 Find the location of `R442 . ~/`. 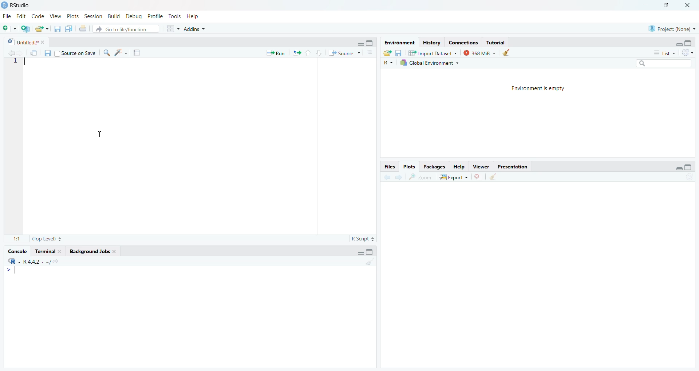

R442 . ~/ is located at coordinates (29, 261).